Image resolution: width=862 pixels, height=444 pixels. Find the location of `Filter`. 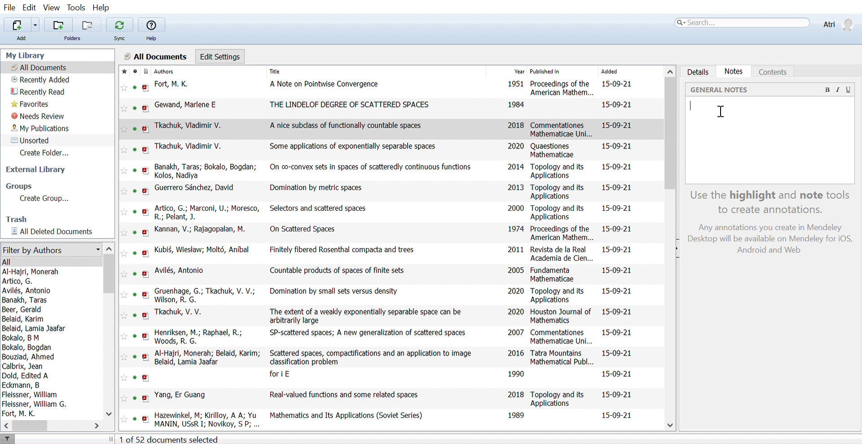

Filter is located at coordinates (8, 439).